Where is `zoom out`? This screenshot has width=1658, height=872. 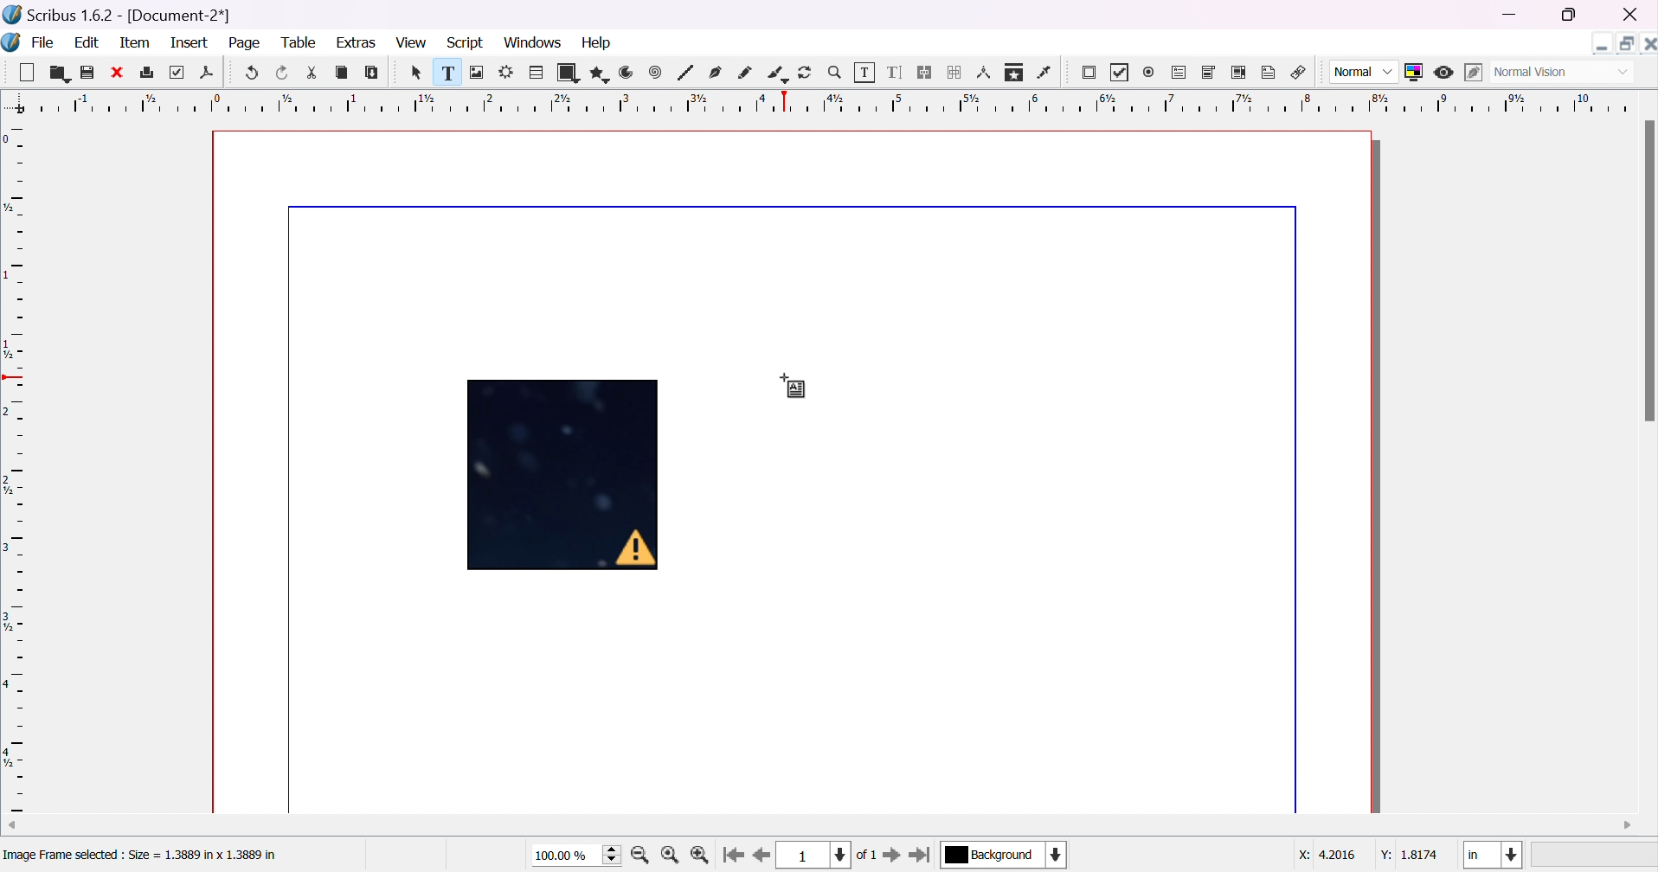 zoom out is located at coordinates (702, 856).